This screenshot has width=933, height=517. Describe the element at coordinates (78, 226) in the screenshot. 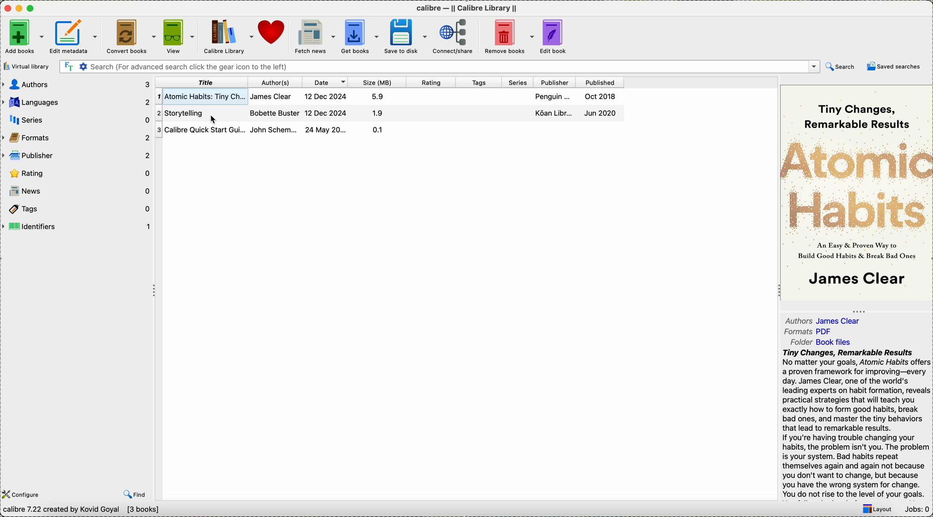

I see `identifiers` at that location.